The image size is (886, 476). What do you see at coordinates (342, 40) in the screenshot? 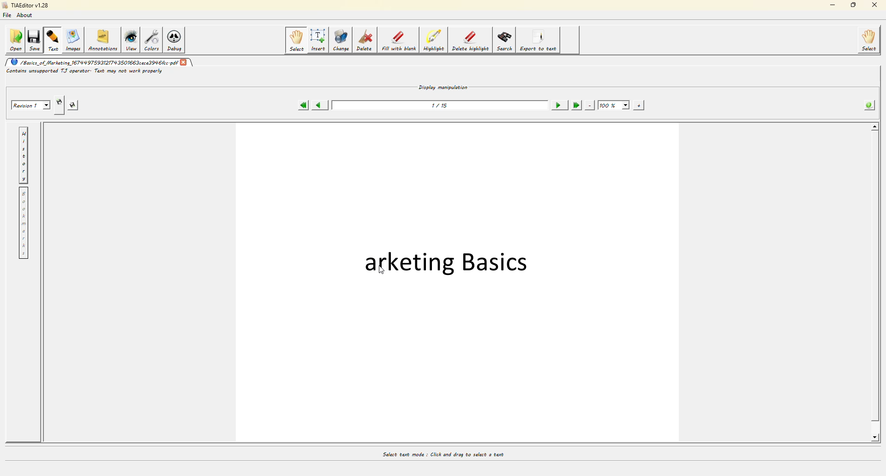
I see `change` at bounding box center [342, 40].